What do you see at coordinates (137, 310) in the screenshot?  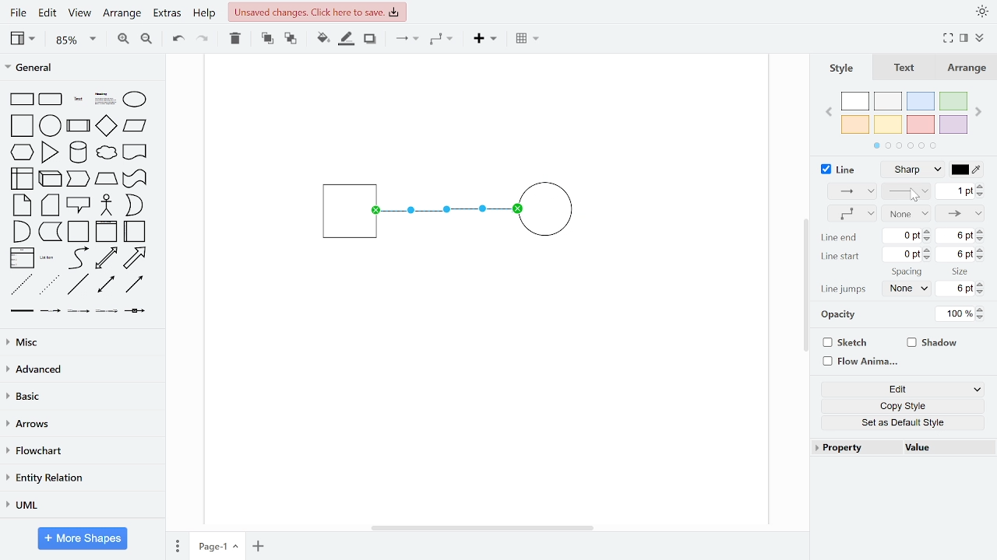 I see `connector with symbol` at bounding box center [137, 310].